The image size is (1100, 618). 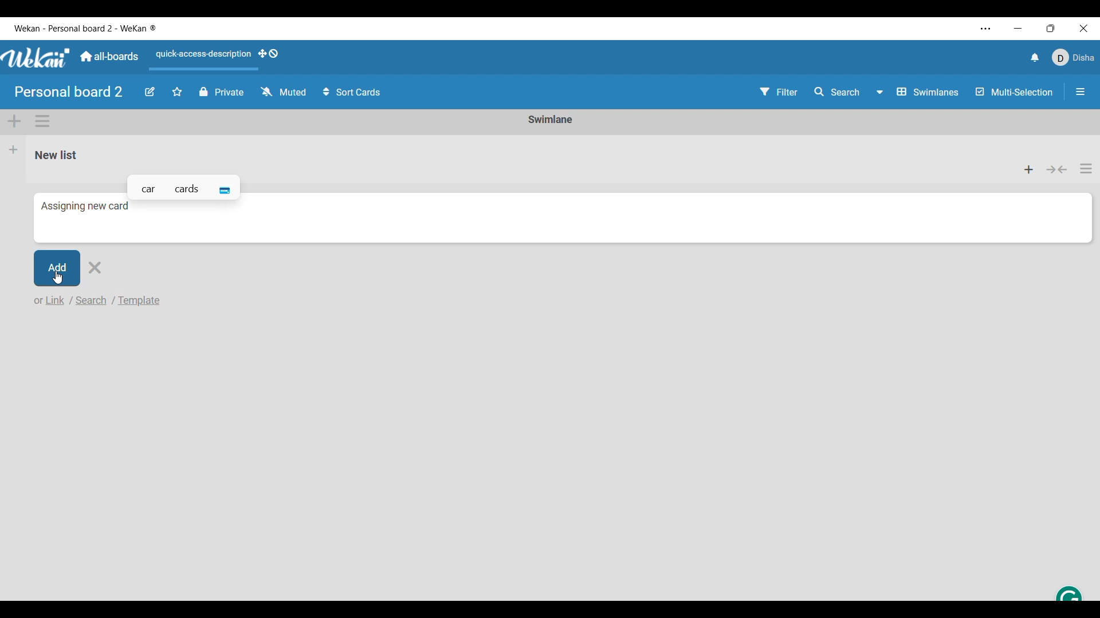 What do you see at coordinates (58, 267) in the screenshot?
I see `Cursor clicking on add` at bounding box center [58, 267].